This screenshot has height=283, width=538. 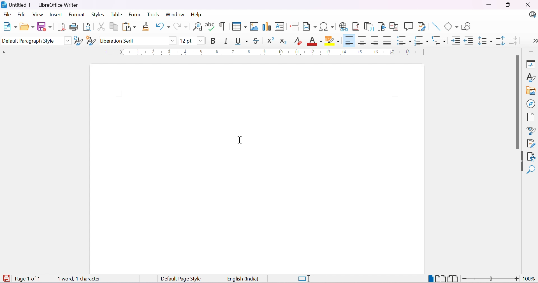 I want to click on Navigator, so click(x=531, y=104).